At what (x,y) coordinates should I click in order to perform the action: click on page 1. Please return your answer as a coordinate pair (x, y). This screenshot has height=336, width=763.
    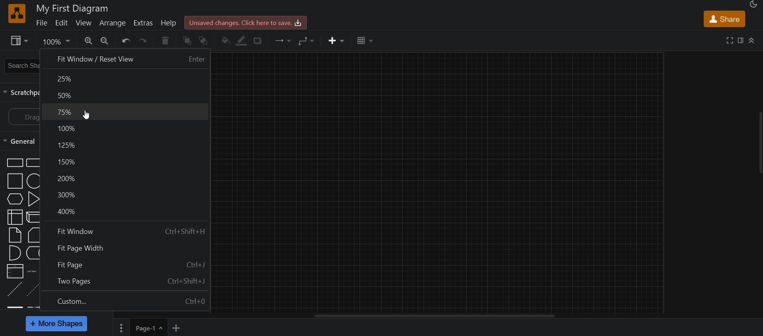
    Looking at the image, I should click on (140, 327).